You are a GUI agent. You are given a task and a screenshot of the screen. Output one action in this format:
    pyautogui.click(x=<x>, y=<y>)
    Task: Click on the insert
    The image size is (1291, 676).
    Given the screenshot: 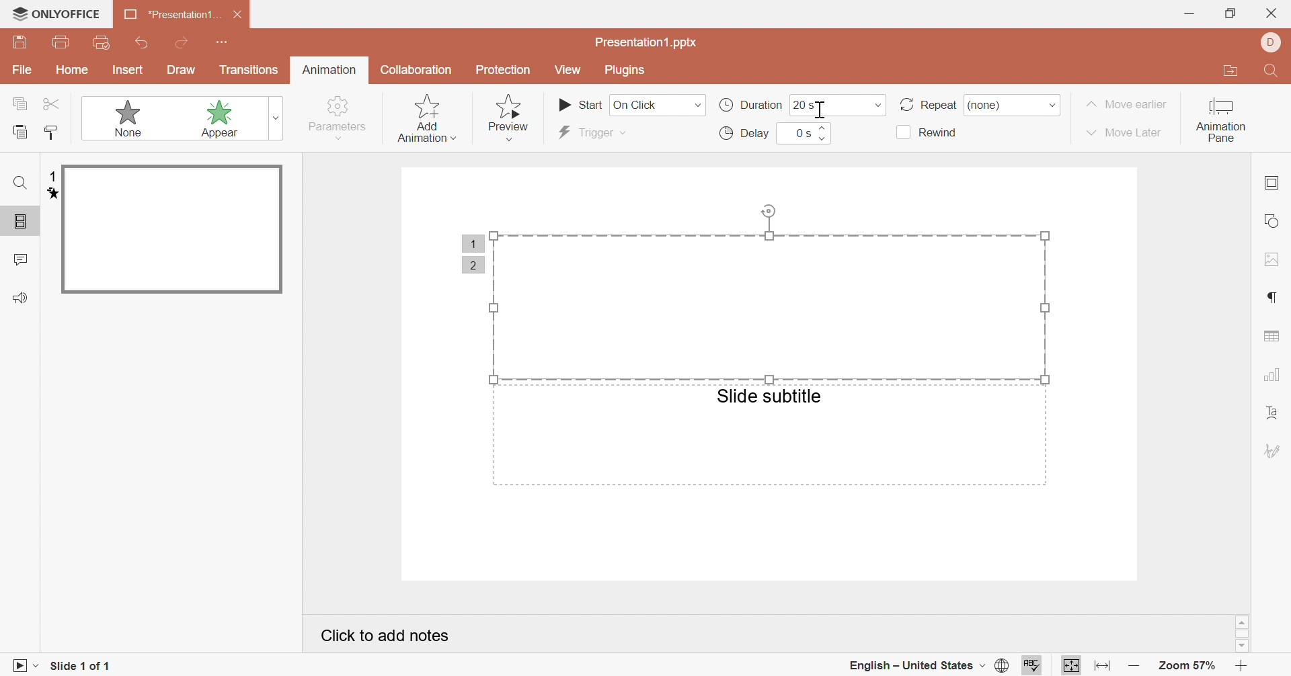 What is the action you would take?
    pyautogui.click(x=127, y=70)
    